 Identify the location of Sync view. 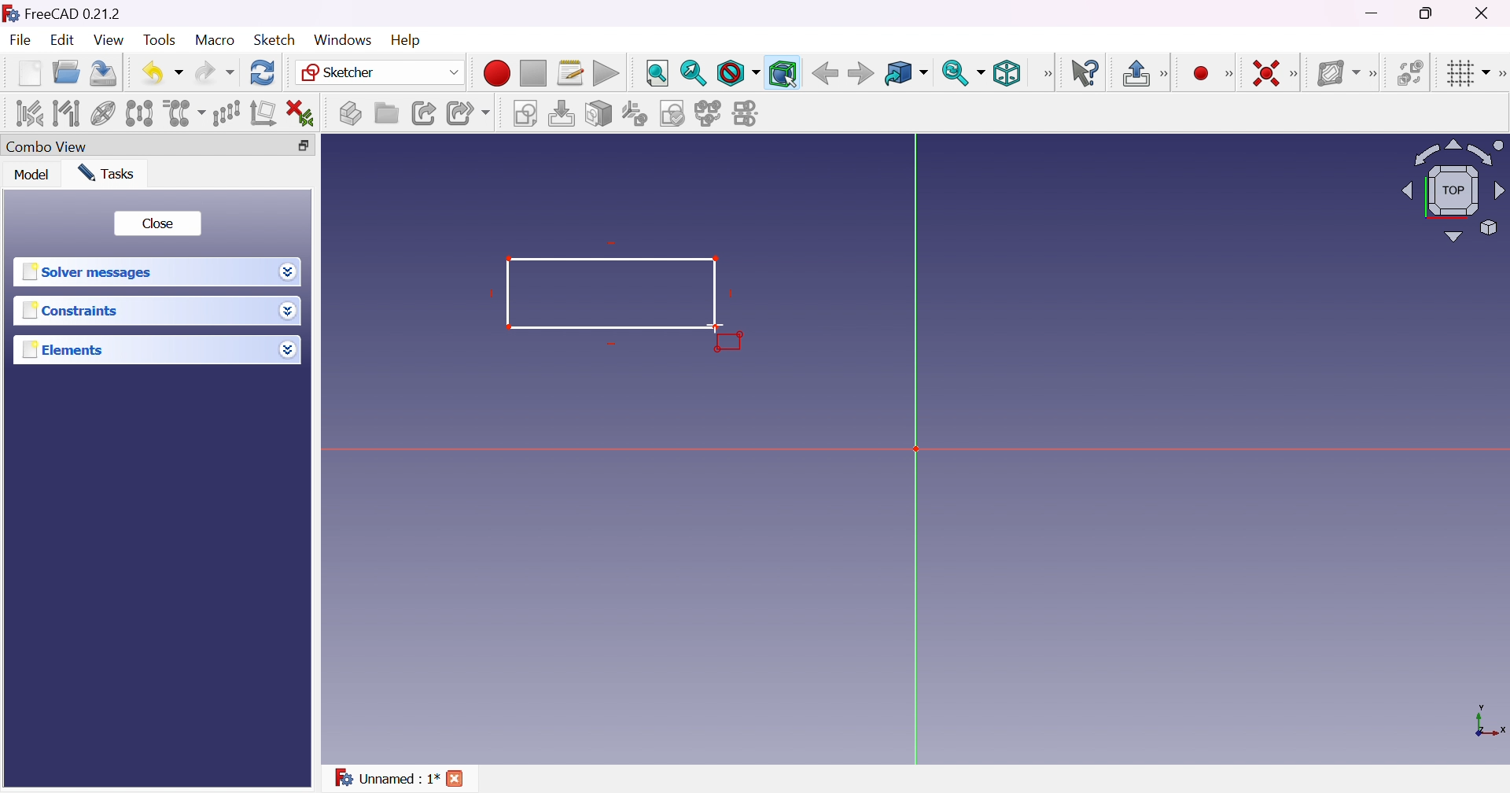
(963, 75).